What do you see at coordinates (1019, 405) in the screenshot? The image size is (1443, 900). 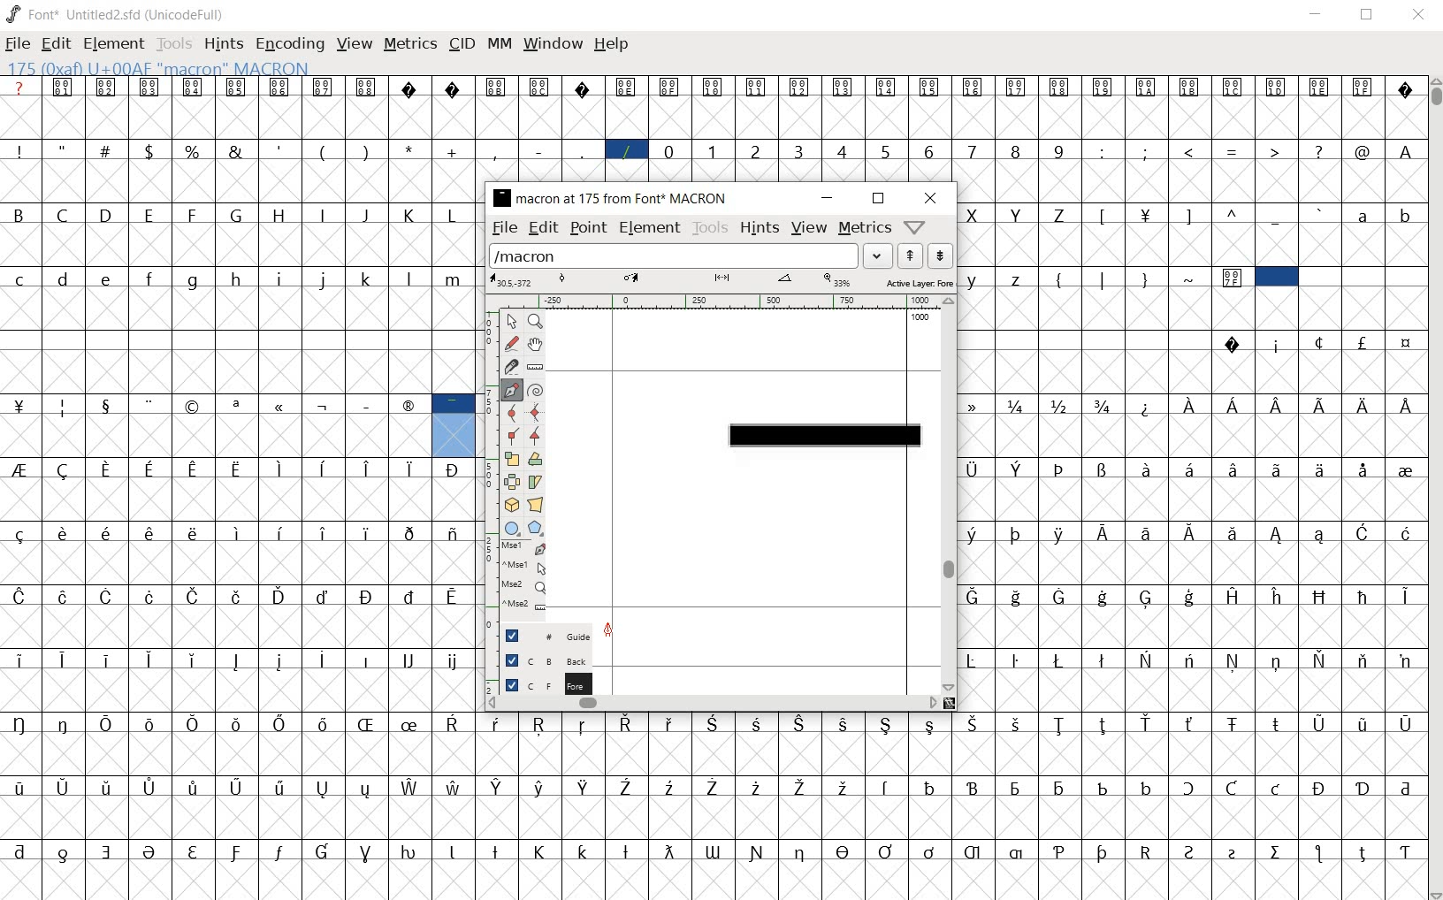 I see `Symbol` at bounding box center [1019, 405].